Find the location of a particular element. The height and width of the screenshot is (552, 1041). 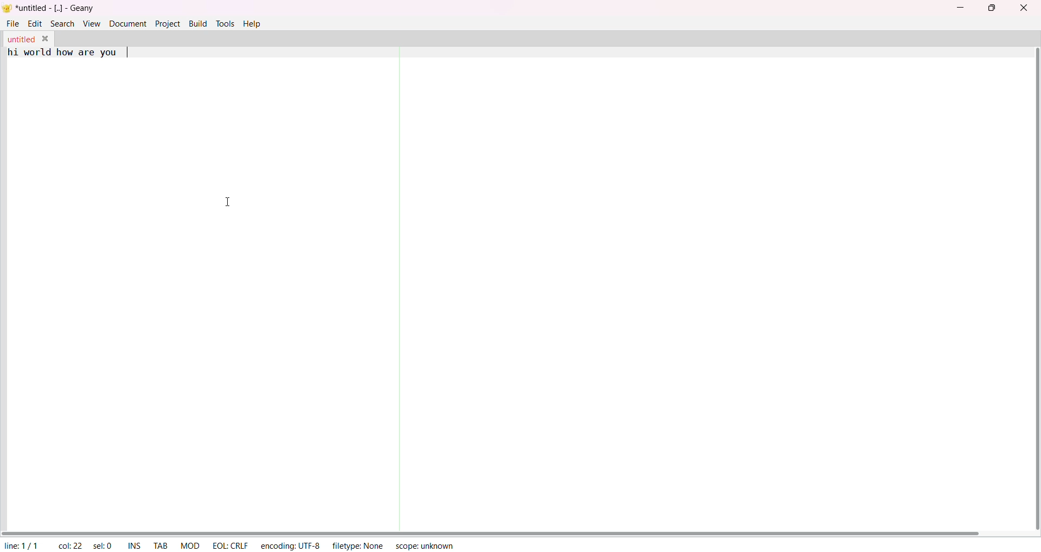

view is located at coordinates (92, 23).